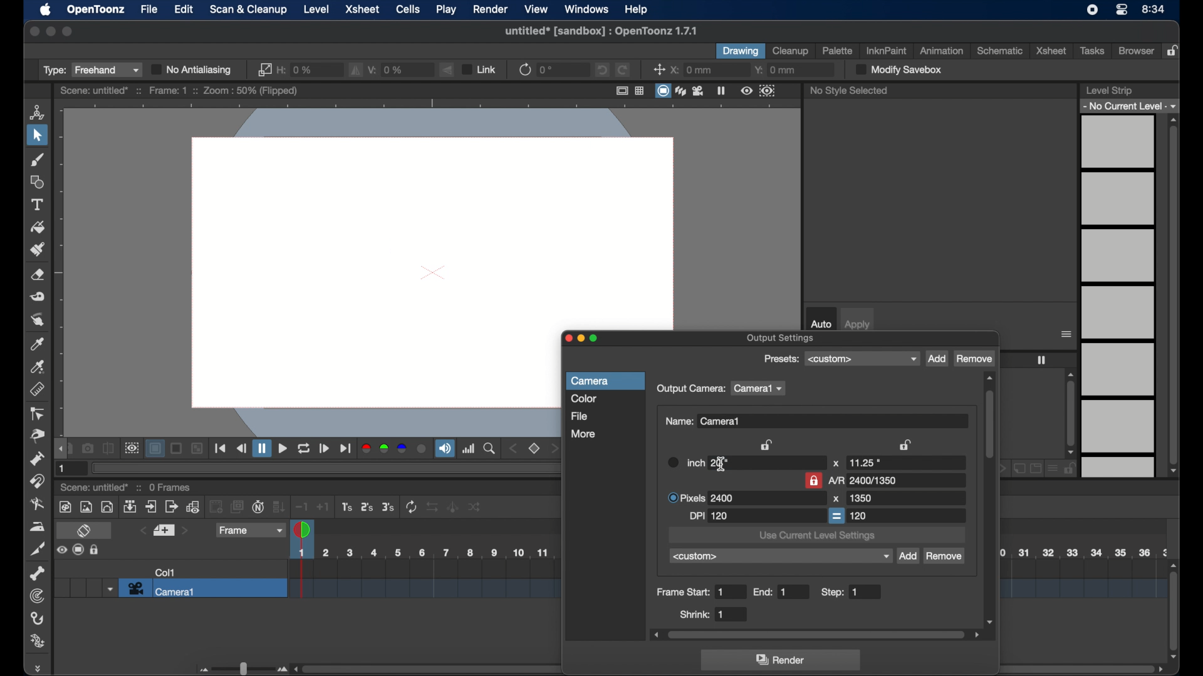 The height and width of the screenshot is (676, 1203). What do you see at coordinates (165, 572) in the screenshot?
I see `col1` at bounding box center [165, 572].